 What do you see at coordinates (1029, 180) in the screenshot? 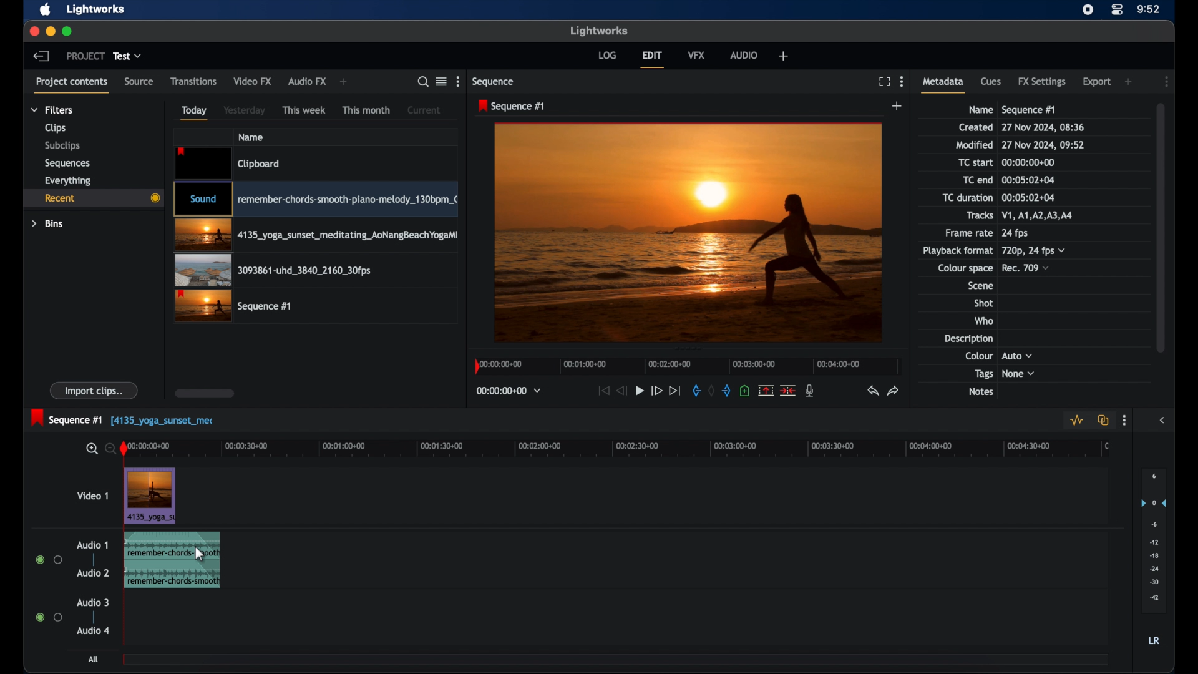
I see `tc end` at bounding box center [1029, 180].